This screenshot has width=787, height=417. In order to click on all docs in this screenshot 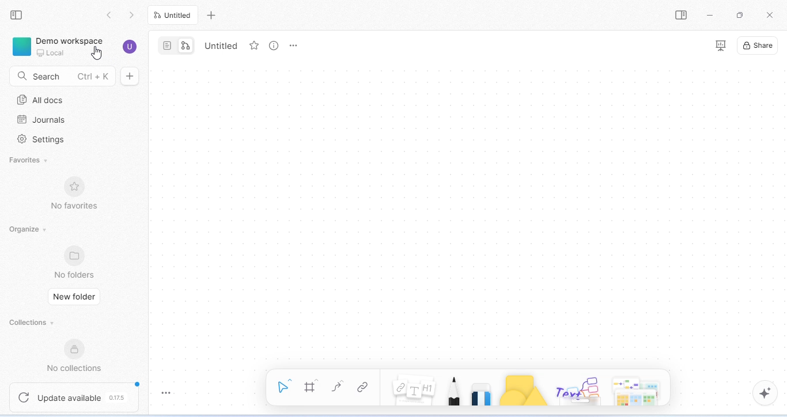, I will do `click(43, 100)`.